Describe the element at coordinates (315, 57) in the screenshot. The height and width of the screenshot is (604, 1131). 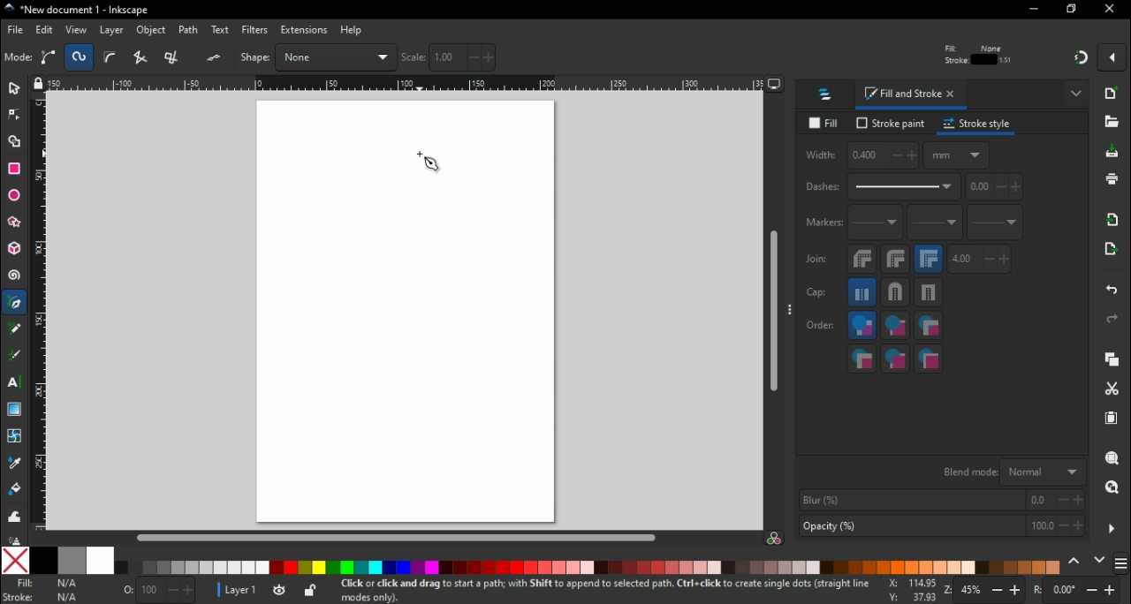
I see `shape` at that location.